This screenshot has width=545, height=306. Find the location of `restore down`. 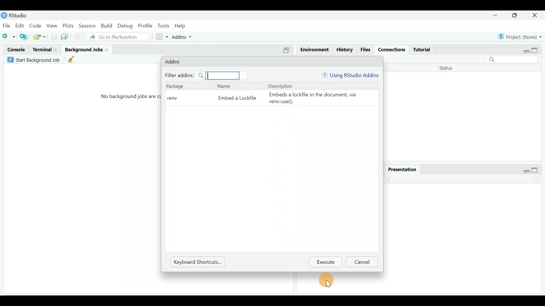

restore down is located at coordinates (526, 169).